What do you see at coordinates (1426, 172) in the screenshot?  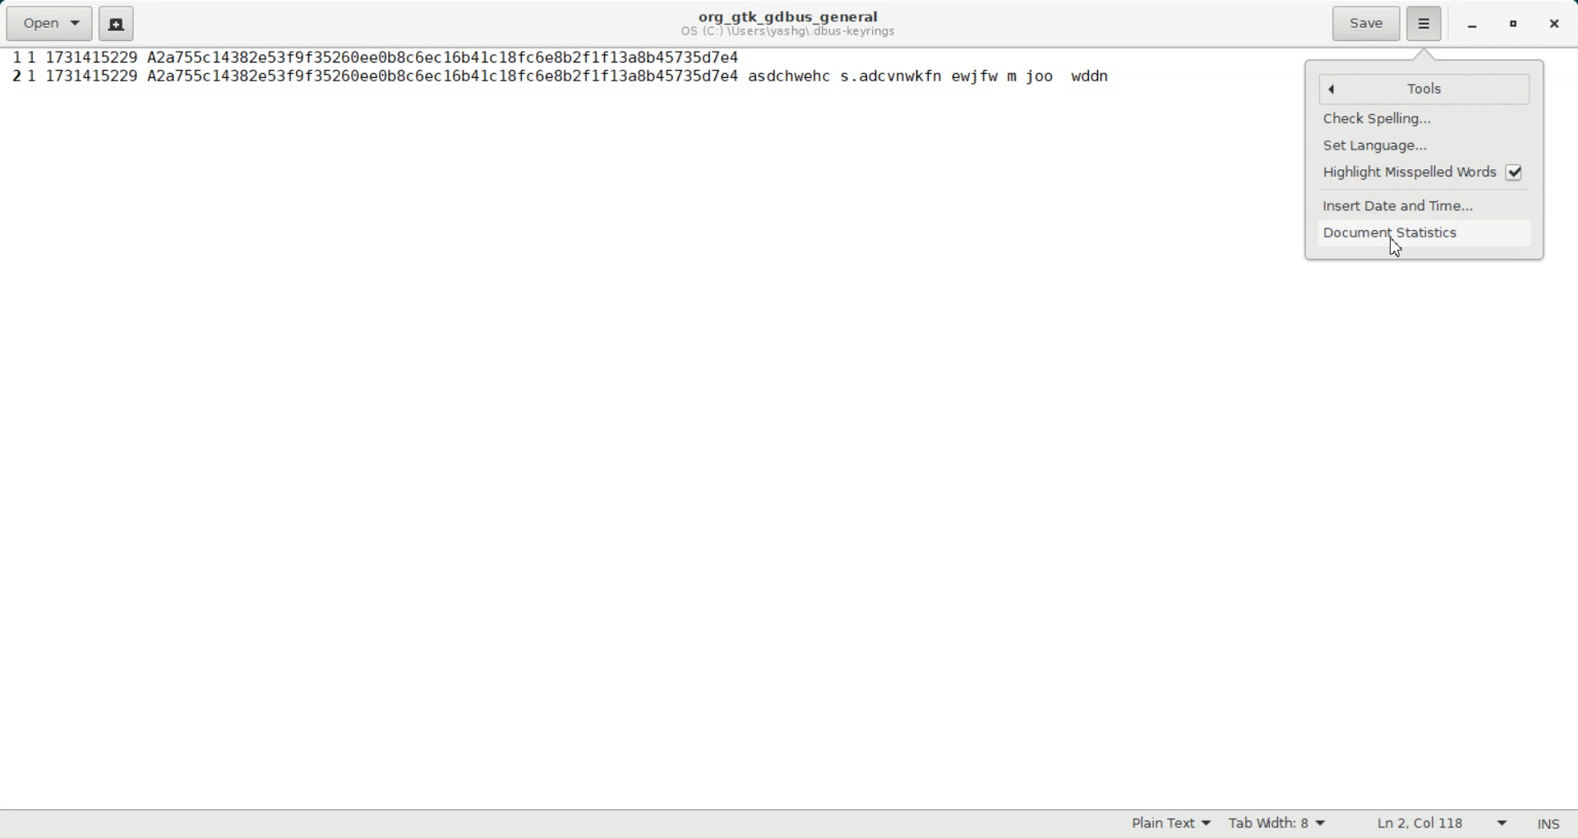 I see `Disable Highlight Misspelled Words` at bounding box center [1426, 172].